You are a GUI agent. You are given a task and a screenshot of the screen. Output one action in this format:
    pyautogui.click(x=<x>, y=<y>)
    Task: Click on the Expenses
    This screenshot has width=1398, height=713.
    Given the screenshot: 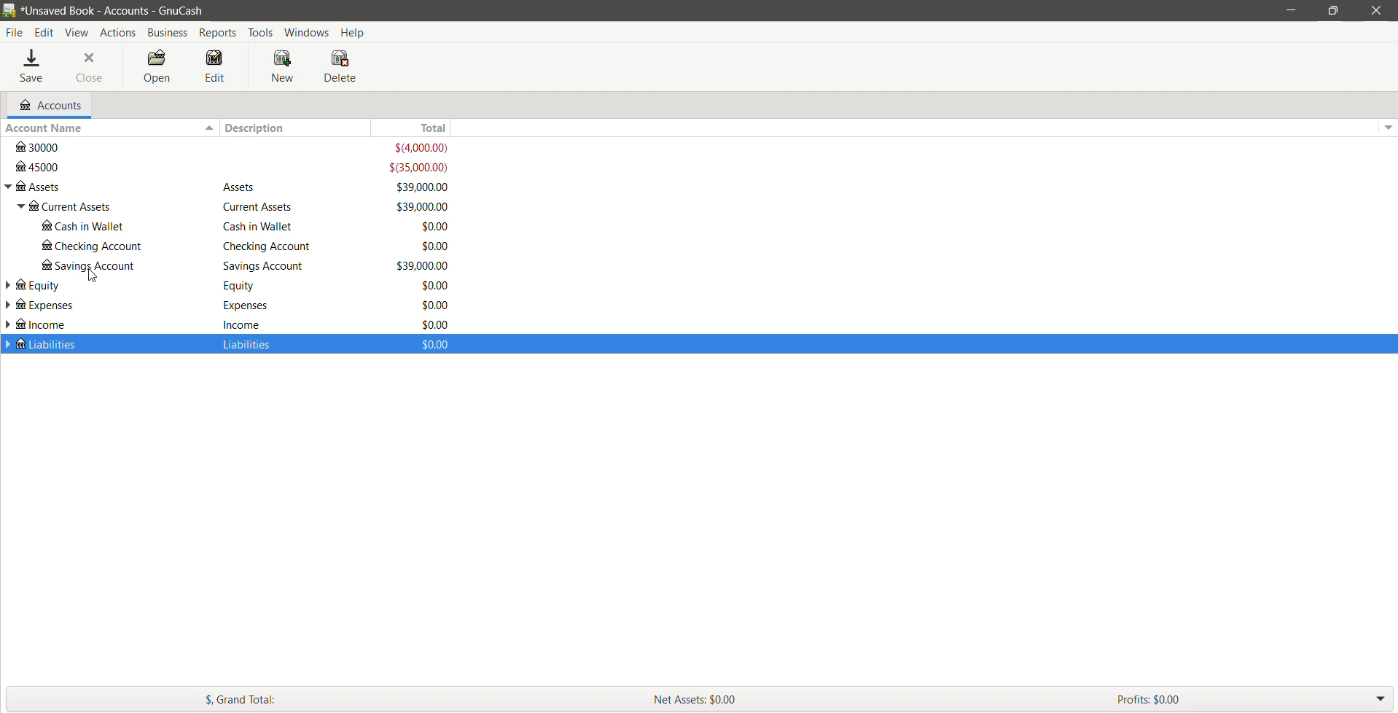 What is the action you would take?
    pyautogui.click(x=105, y=305)
    